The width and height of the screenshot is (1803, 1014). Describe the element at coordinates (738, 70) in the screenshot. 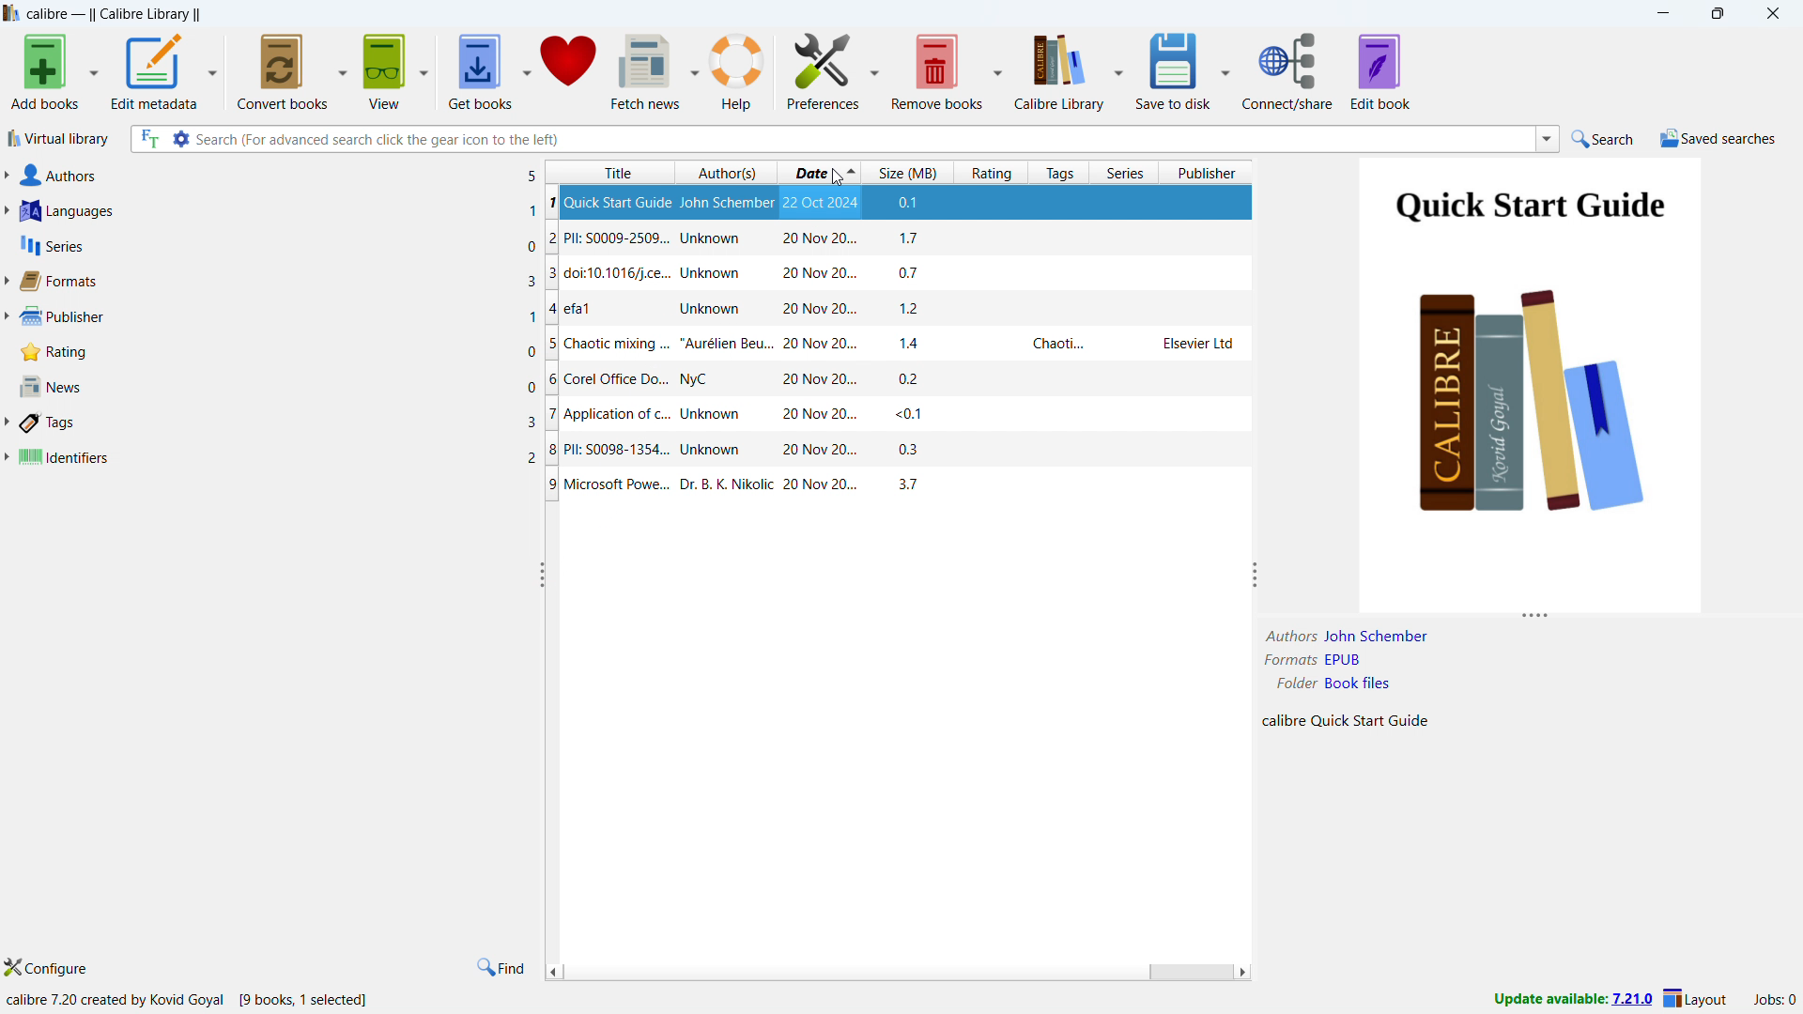

I see `help` at that location.